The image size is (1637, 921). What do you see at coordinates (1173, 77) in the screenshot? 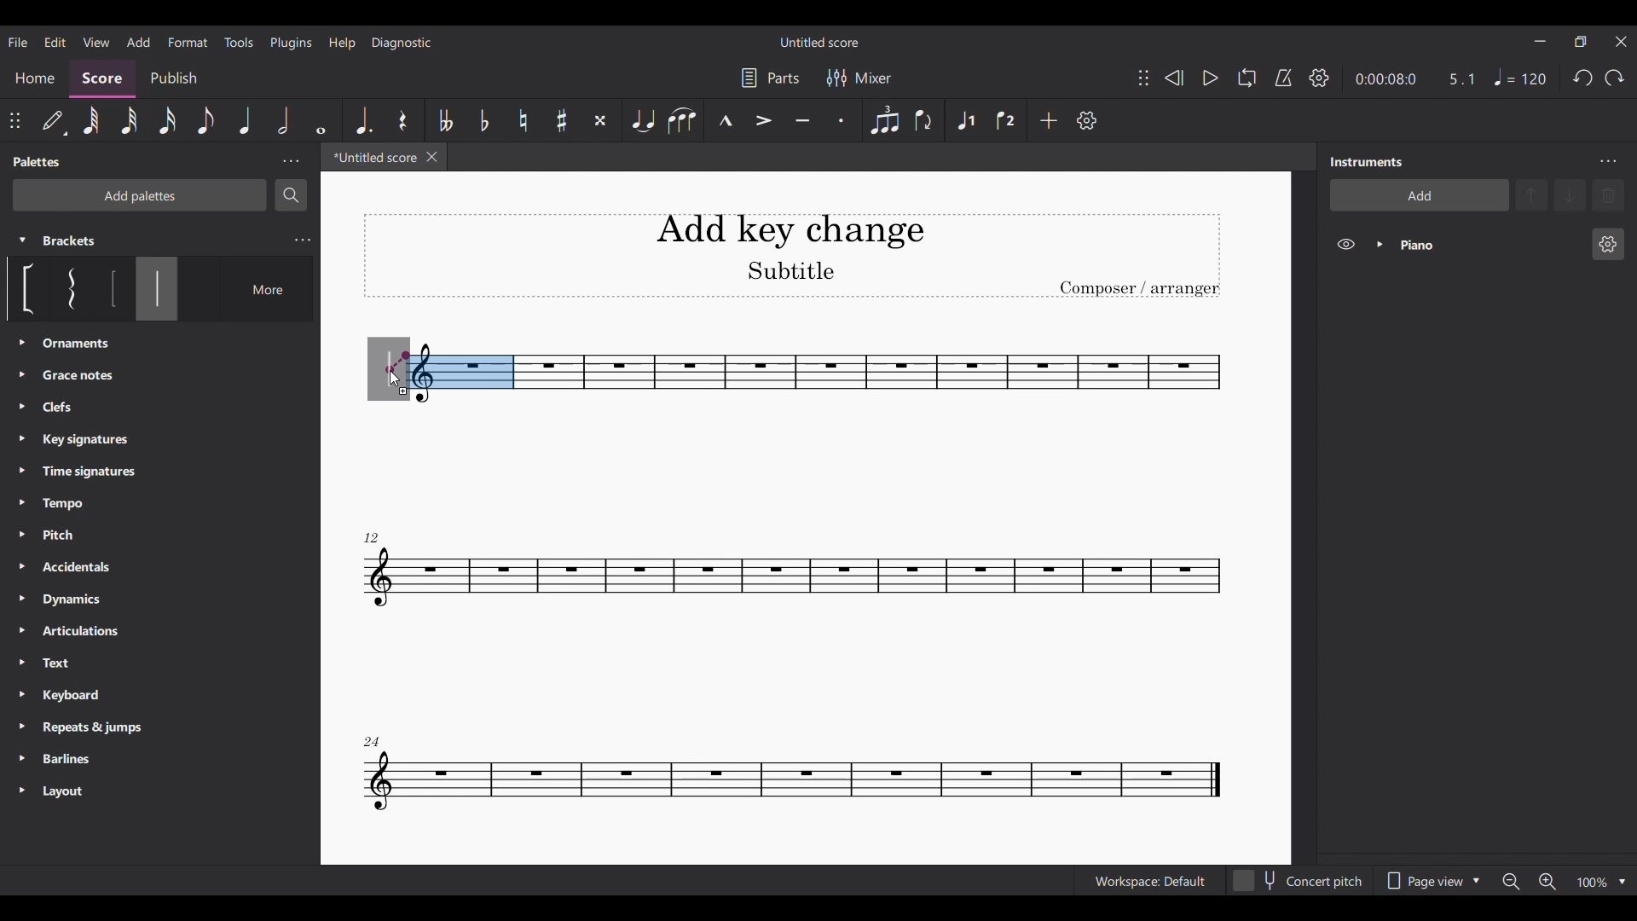
I see `Rewind` at bounding box center [1173, 77].